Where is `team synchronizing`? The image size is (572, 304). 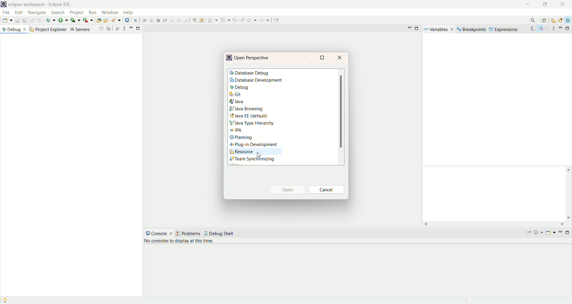 team synchronizing is located at coordinates (253, 160).